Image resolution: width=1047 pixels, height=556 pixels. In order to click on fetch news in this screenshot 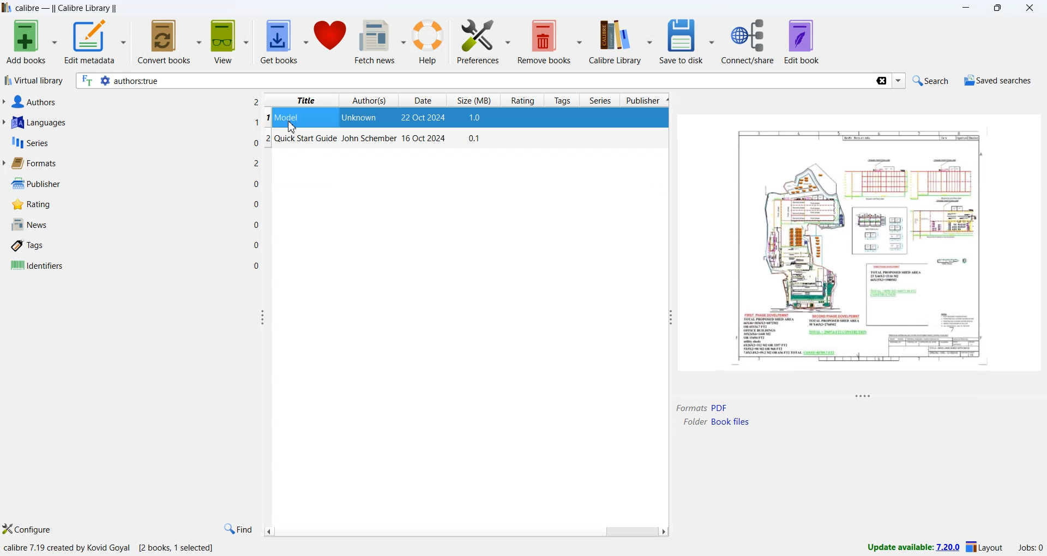, I will do `click(382, 44)`.